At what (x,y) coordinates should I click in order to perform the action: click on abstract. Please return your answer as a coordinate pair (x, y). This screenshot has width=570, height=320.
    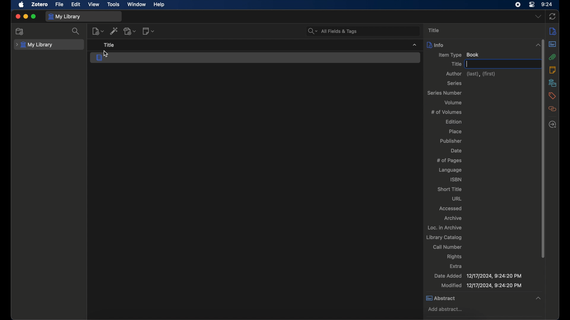
    Looking at the image, I should click on (552, 44).